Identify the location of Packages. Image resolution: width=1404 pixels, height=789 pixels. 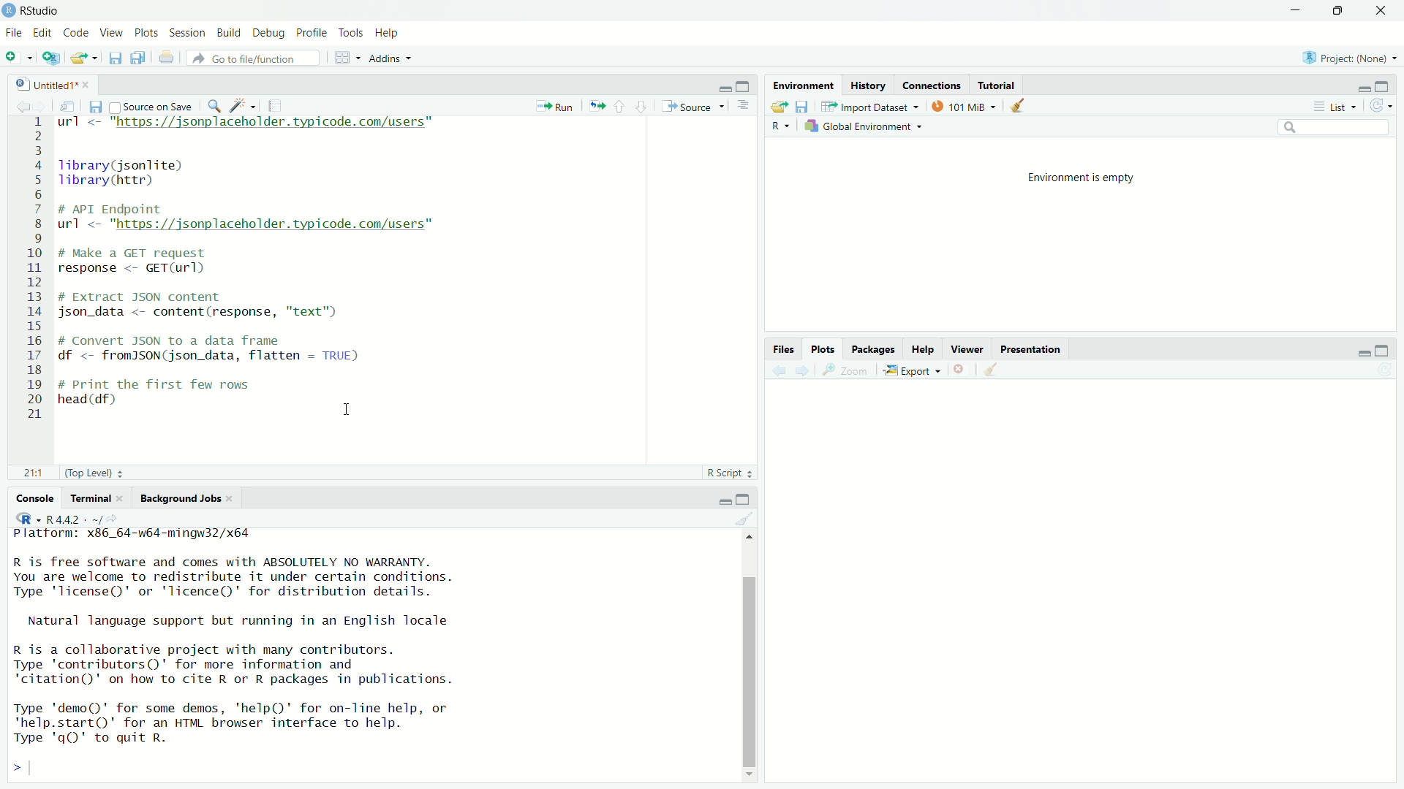
(875, 351).